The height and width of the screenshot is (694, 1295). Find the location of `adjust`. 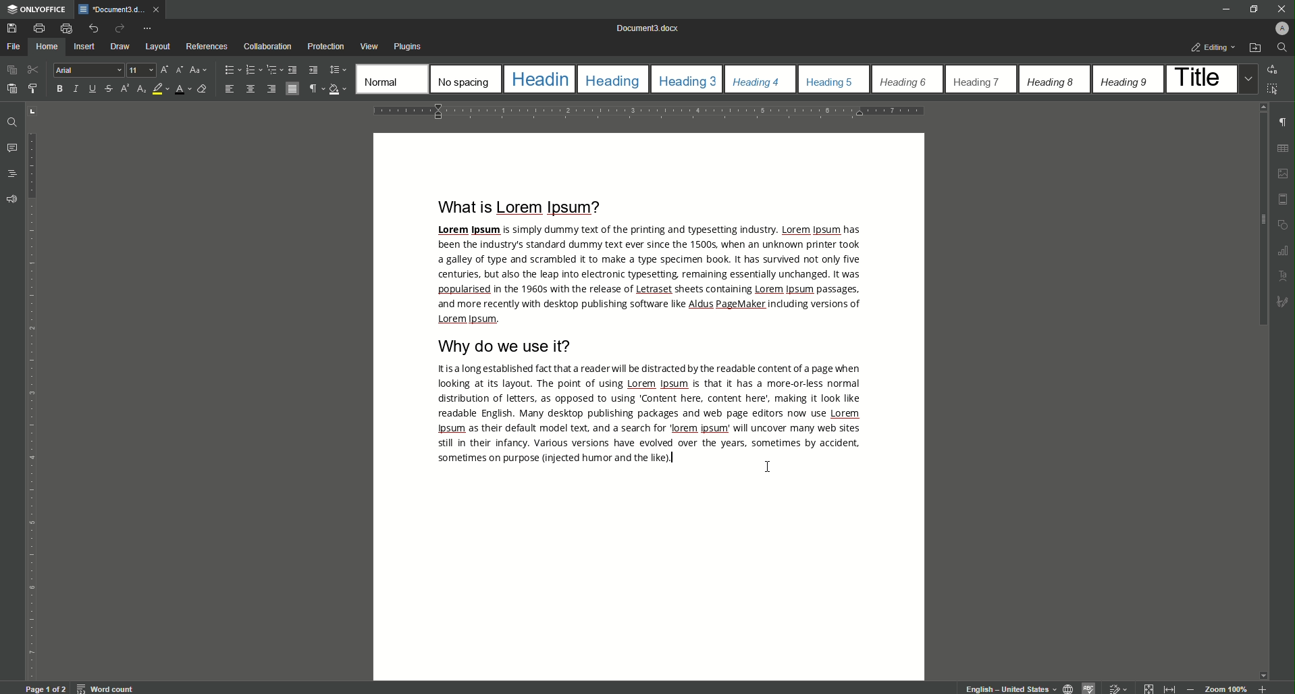

adjust is located at coordinates (36, 109).